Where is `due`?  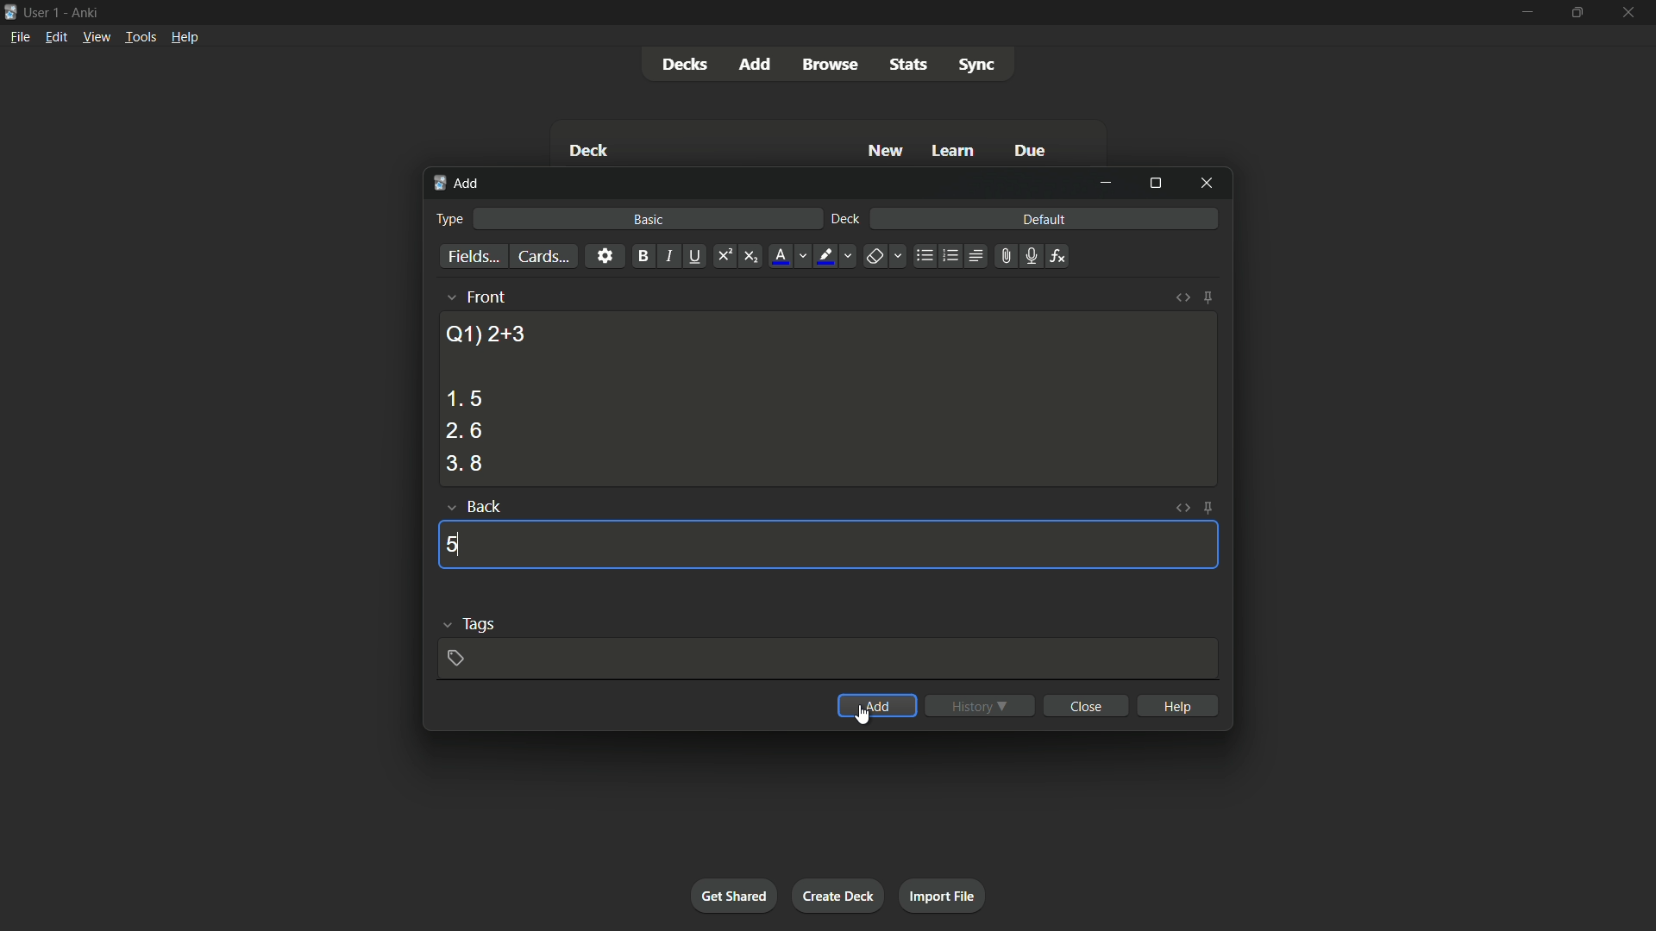 due is located at coordinates (1031, 153).